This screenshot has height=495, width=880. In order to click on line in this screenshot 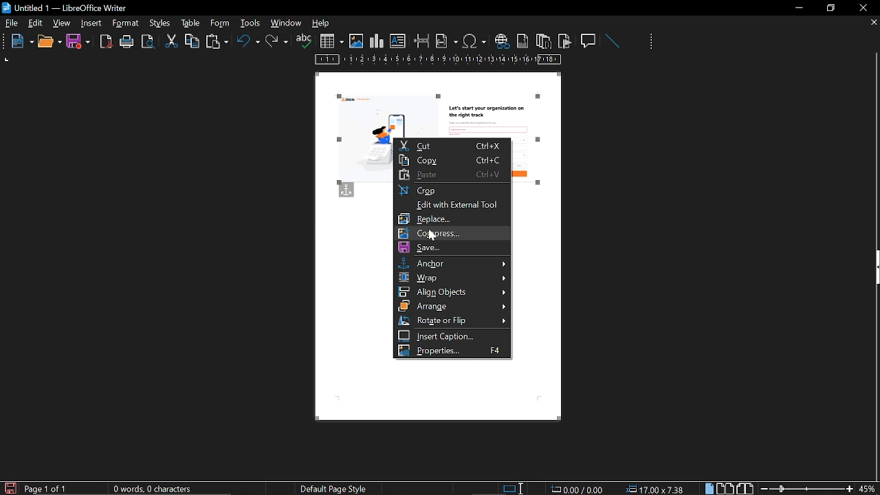, I will do `click(612, 41)`.